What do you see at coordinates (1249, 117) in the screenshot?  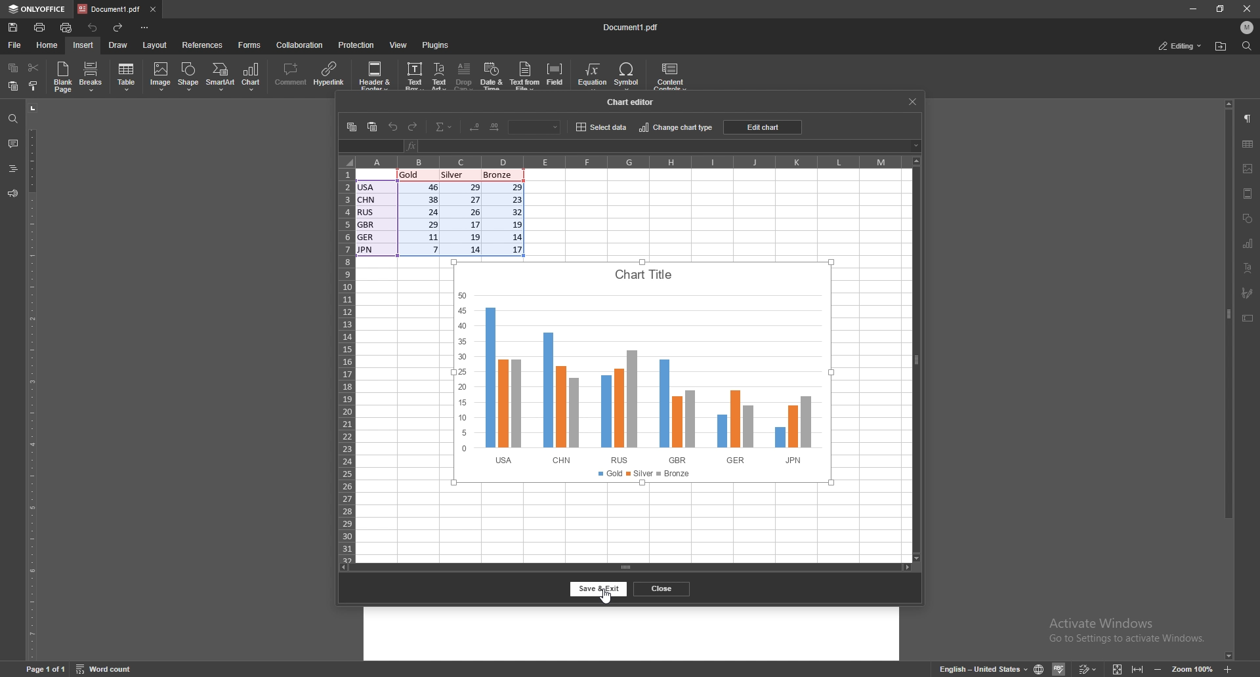 I see `paragraph` at bounding box center [1249, 117].